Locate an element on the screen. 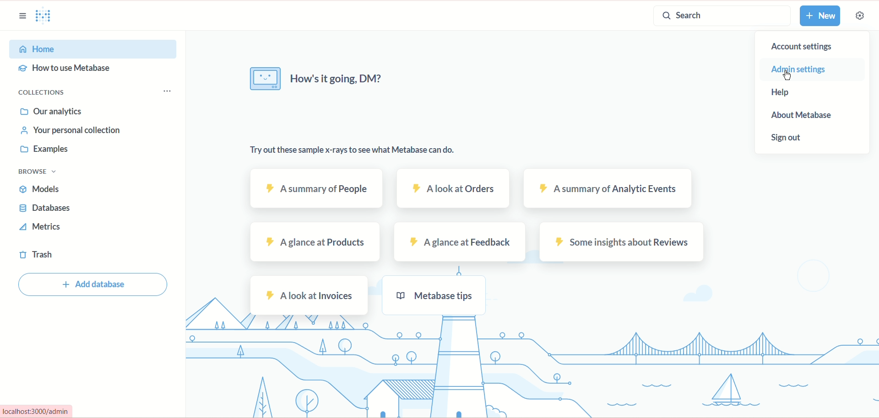  a look at invoices is located at coordinates (308, 295).